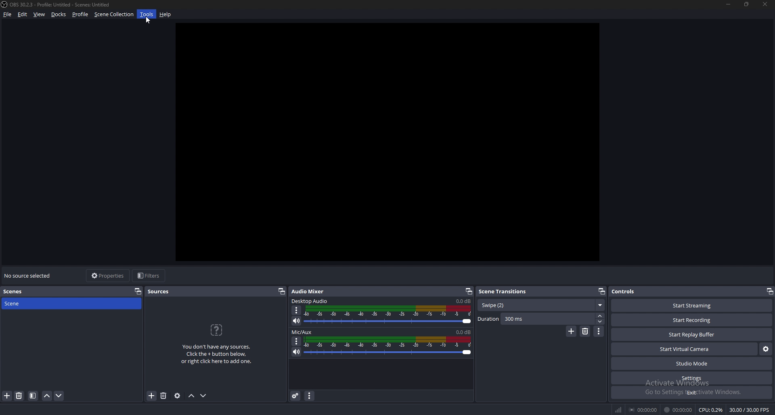 Image resolution: width=775 pixels, height=415 pixels. Describe the element at coordinates (463, 332) in the screenshot. I see `volume level` at that location.